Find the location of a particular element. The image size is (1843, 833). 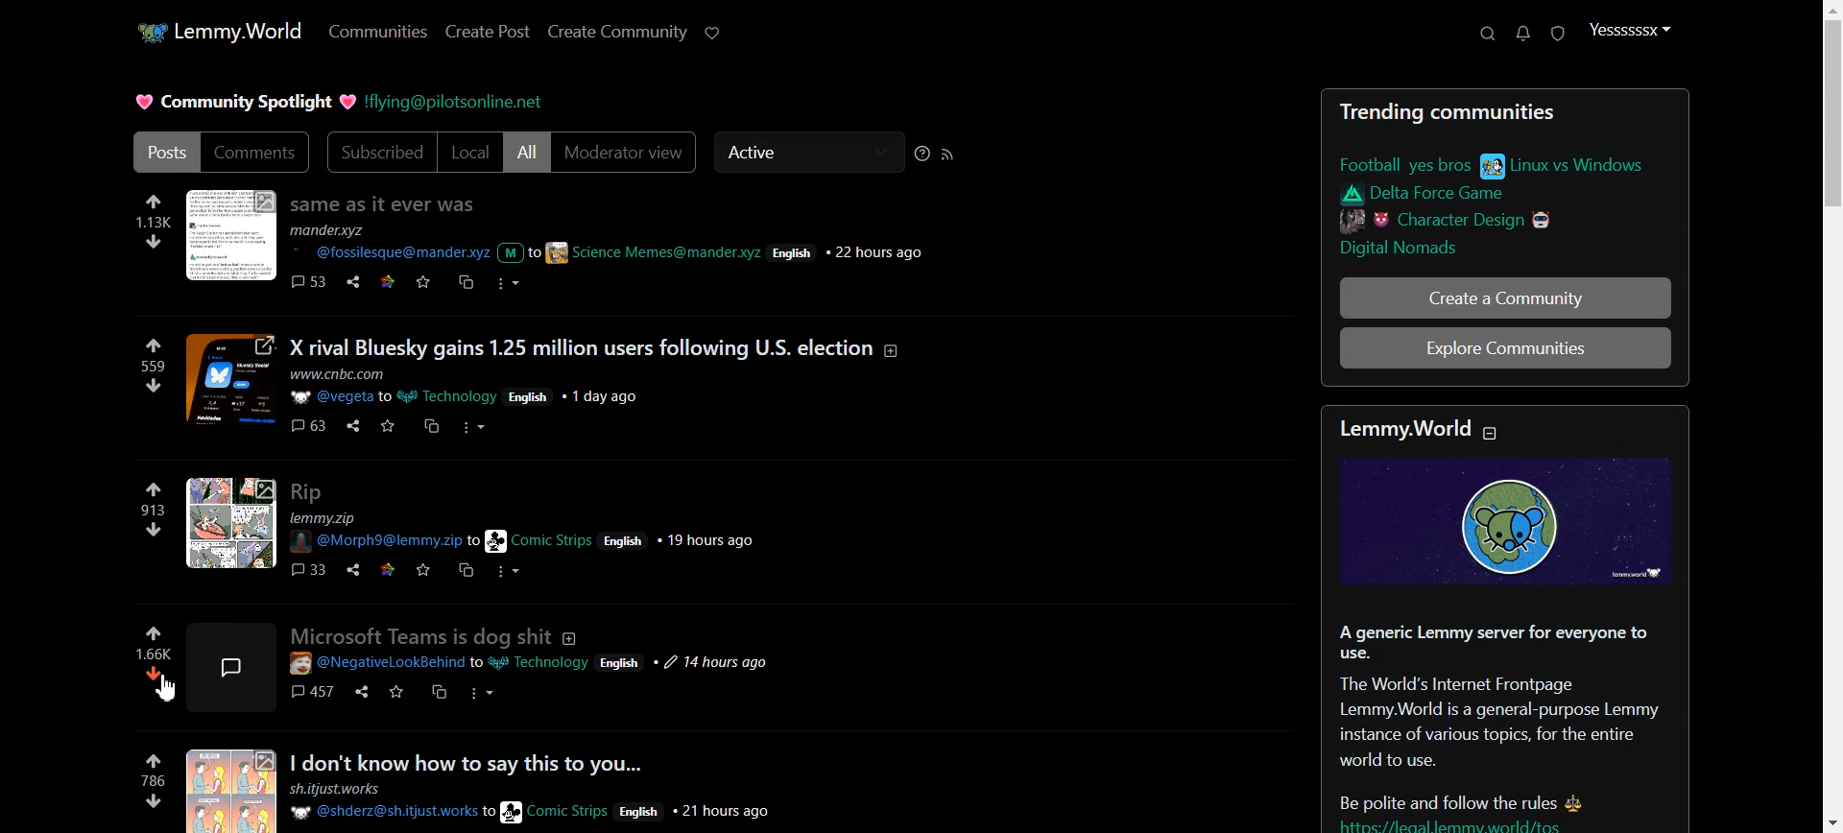

Rss is located at coordinates (949, 154).